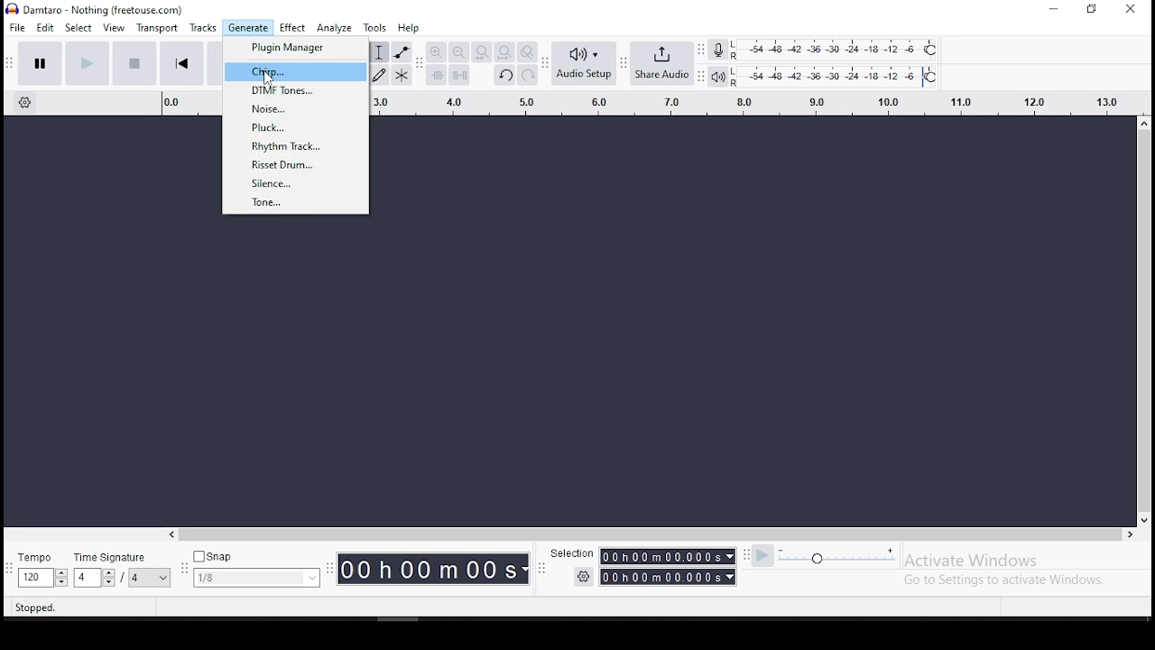 This screenshot has width=1155, height=650. Describe the element at coordinates (293, 108) in the screenshot. I see `noise` at that location.